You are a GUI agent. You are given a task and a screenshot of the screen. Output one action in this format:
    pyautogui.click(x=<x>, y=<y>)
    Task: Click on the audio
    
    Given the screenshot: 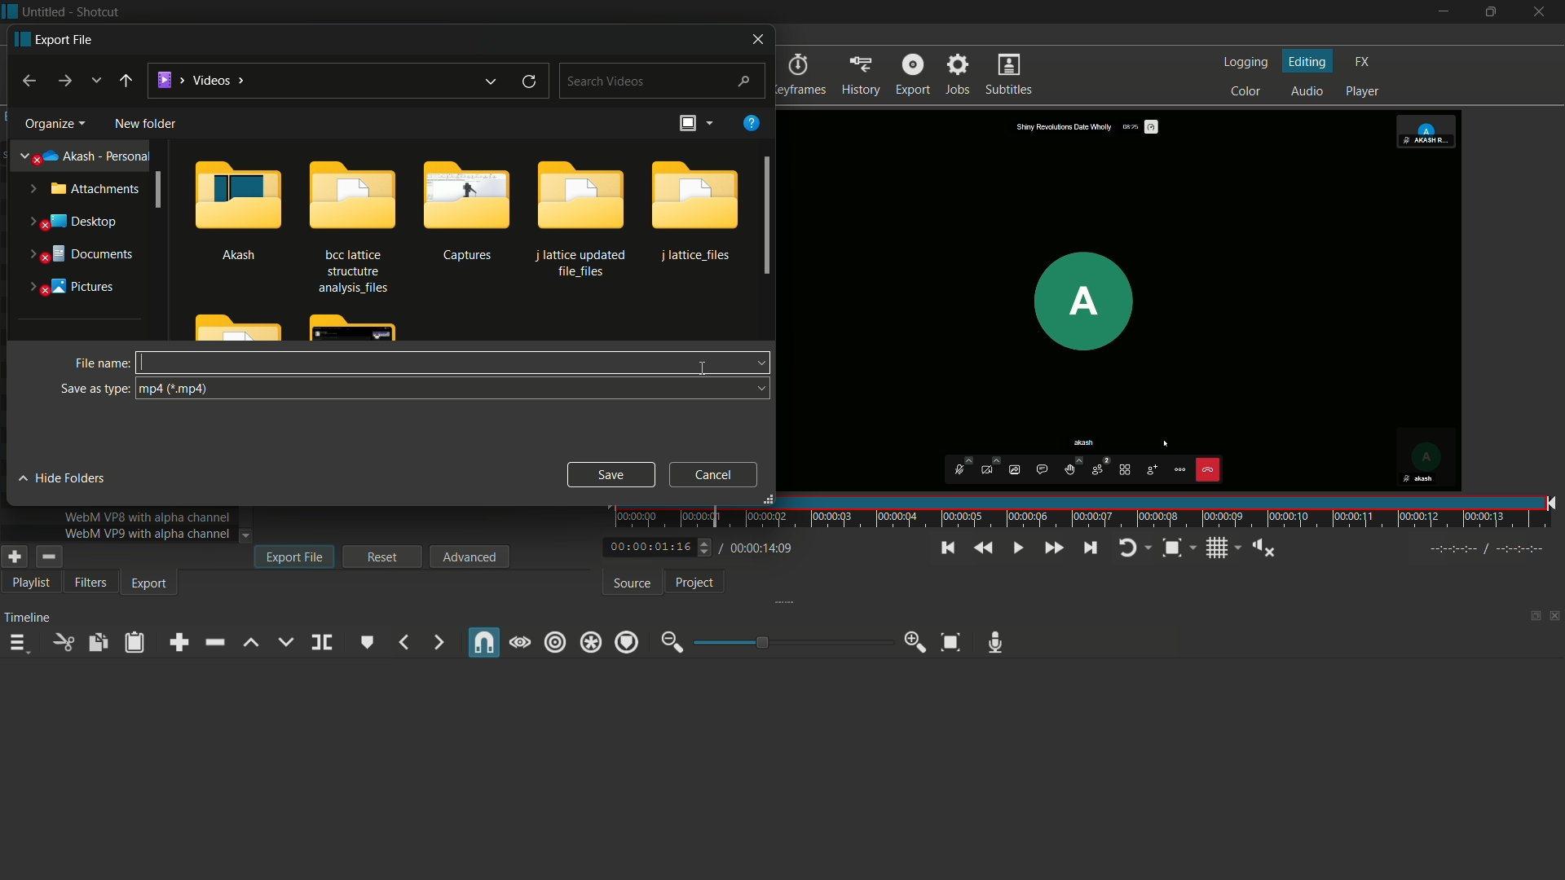 What is the action you would take?
    pyautogui.click(x=1307, y=92)
    